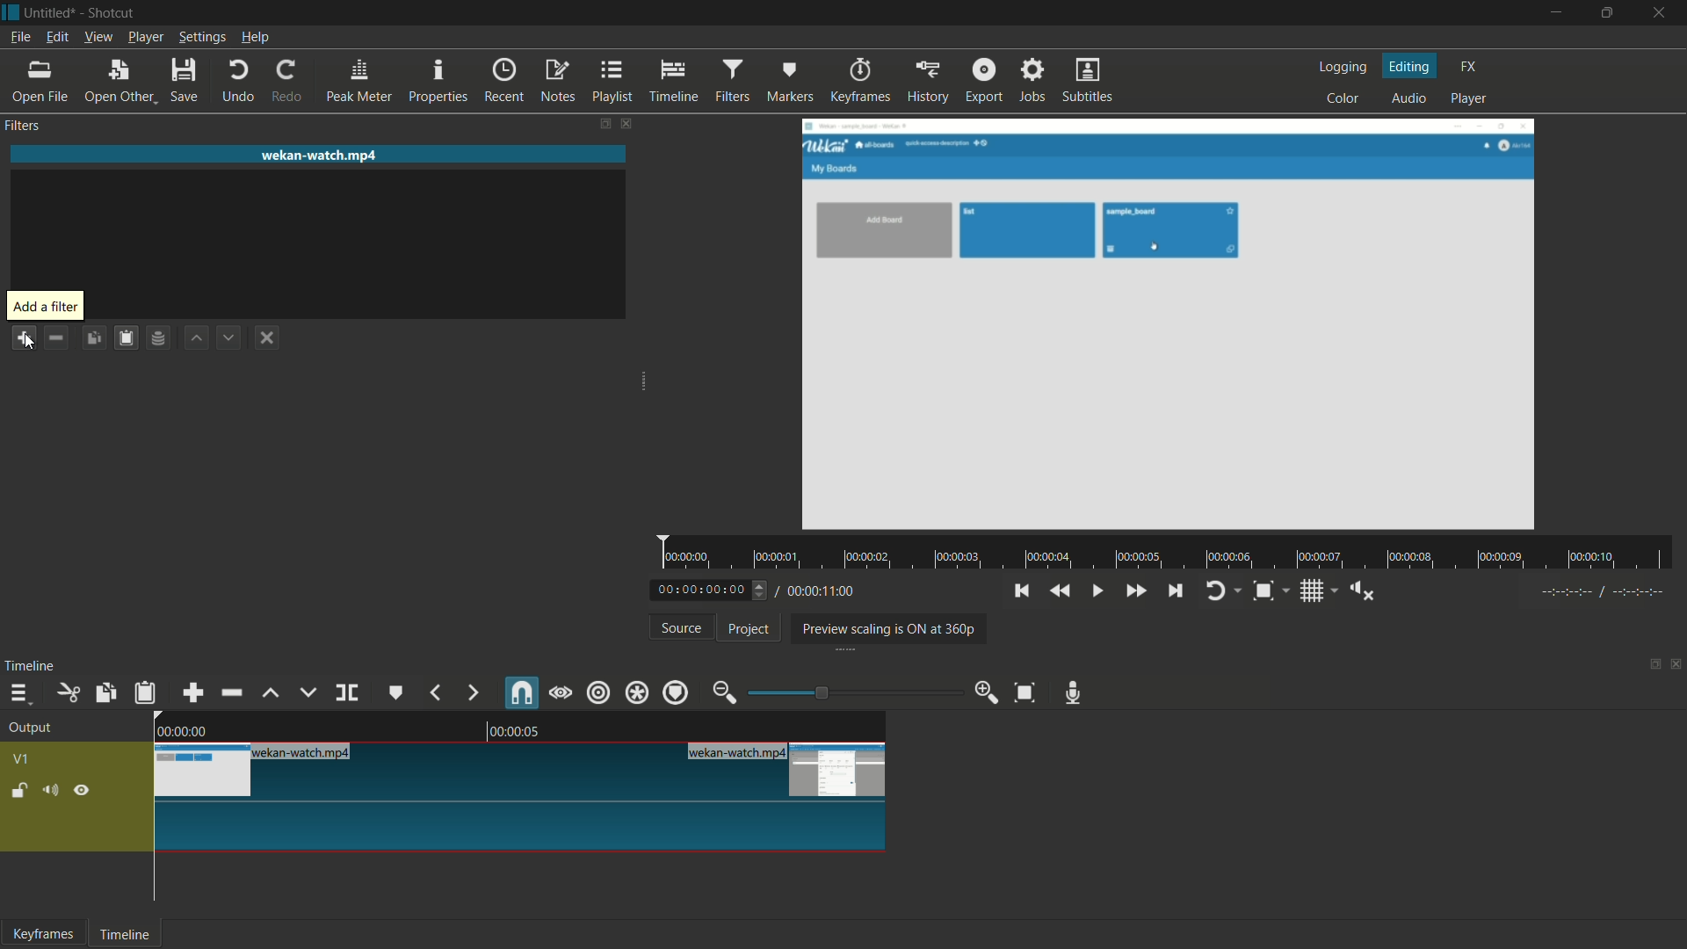 The width and height of the screenshot is (1687, 949). I want to click on timeline, so click(127, 934).